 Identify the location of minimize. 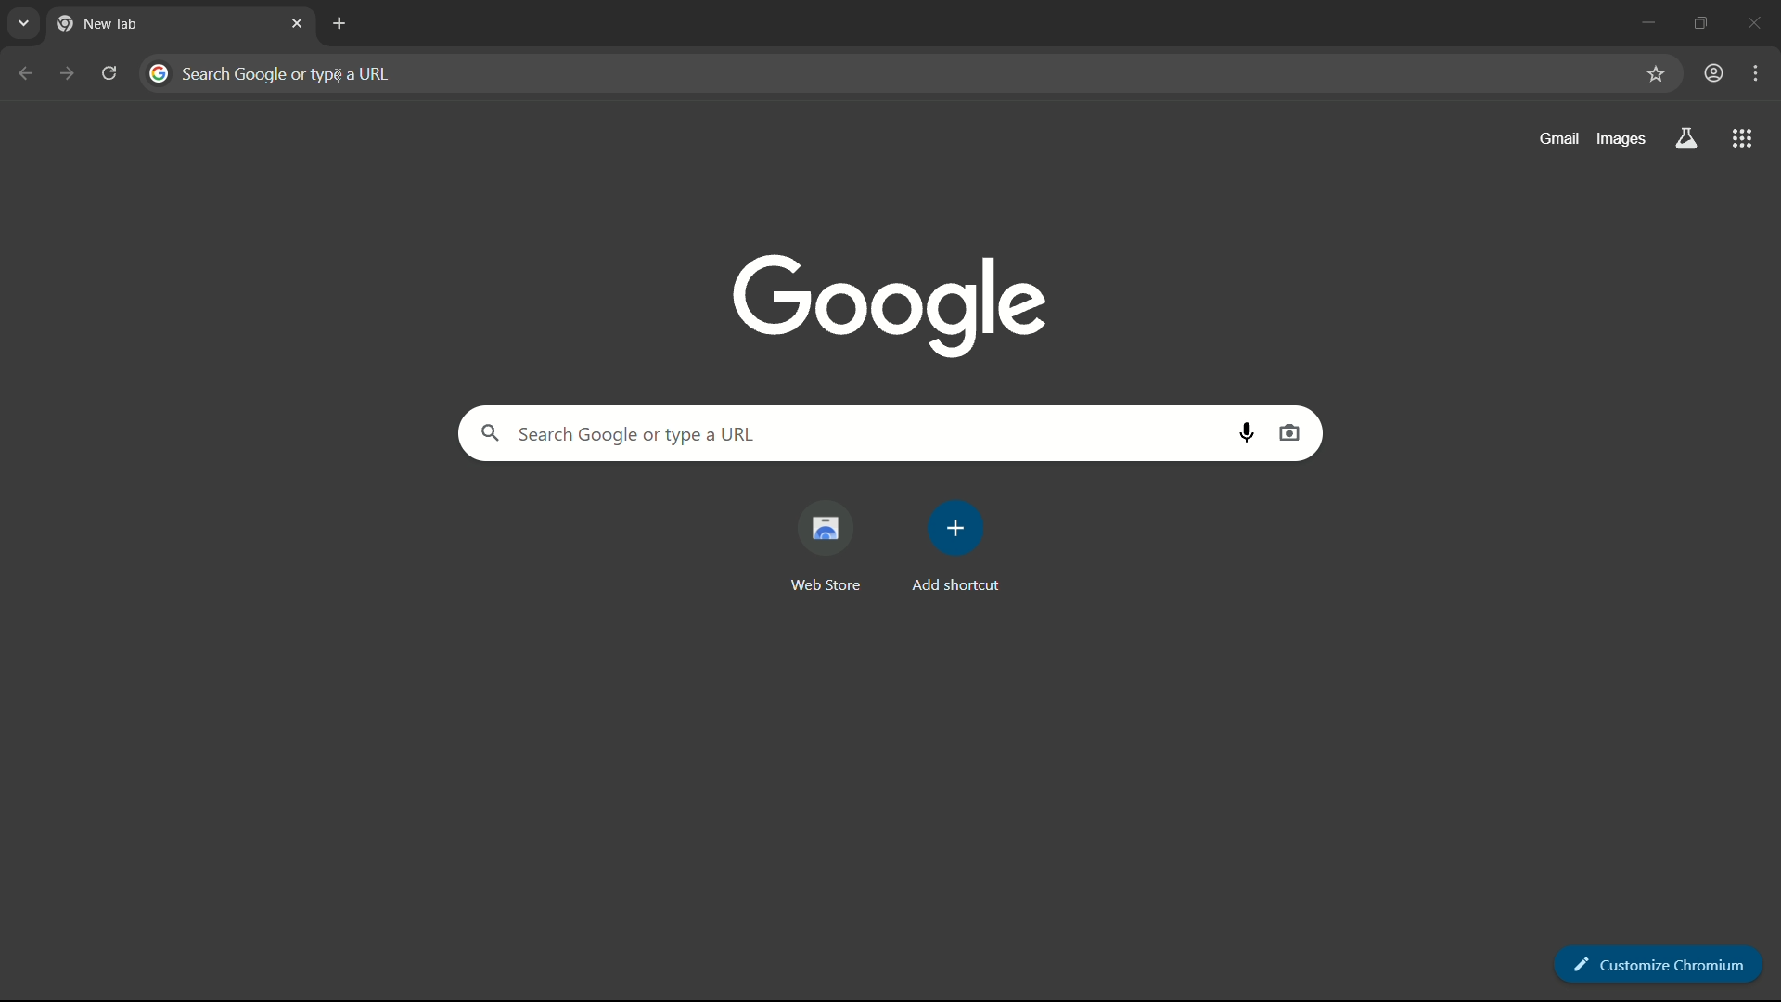
(1641, 25).